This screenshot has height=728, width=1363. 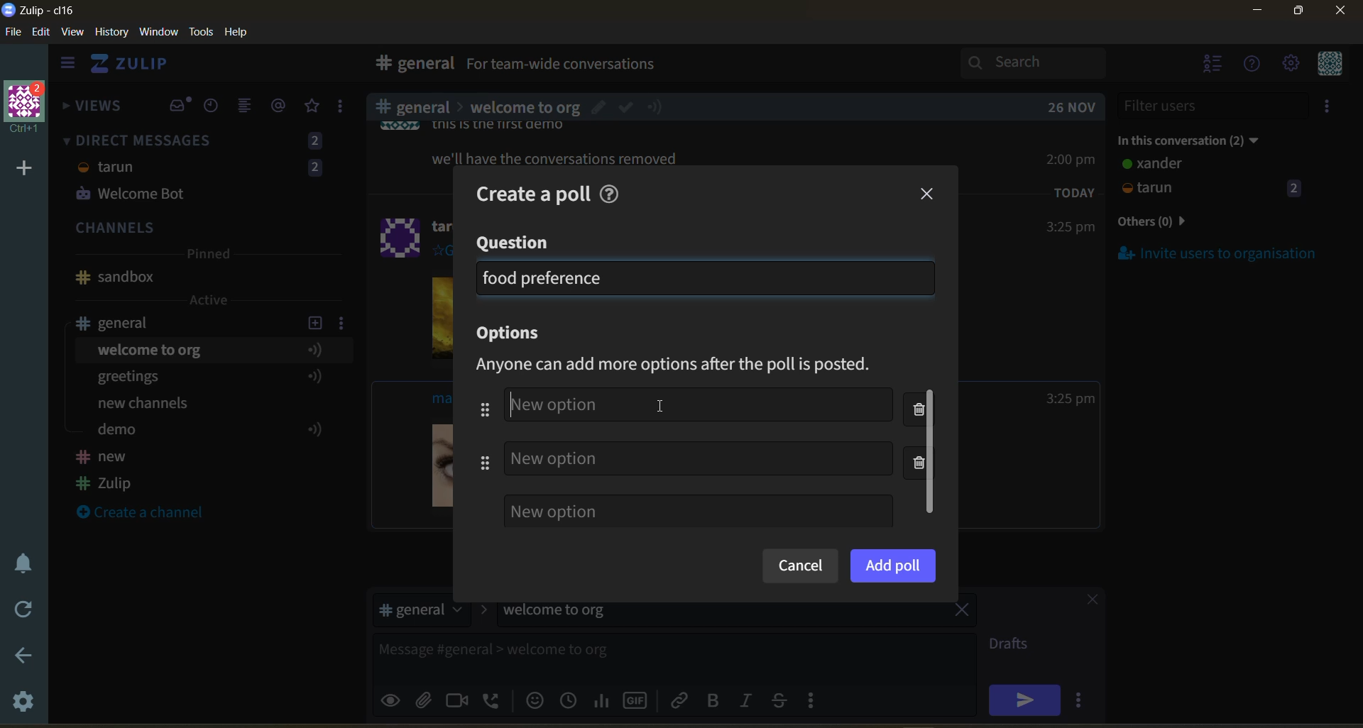 What do you see at coordinates (251, 108) in the screenshot?
I see `combined feed` at bounding box center [251, 108].